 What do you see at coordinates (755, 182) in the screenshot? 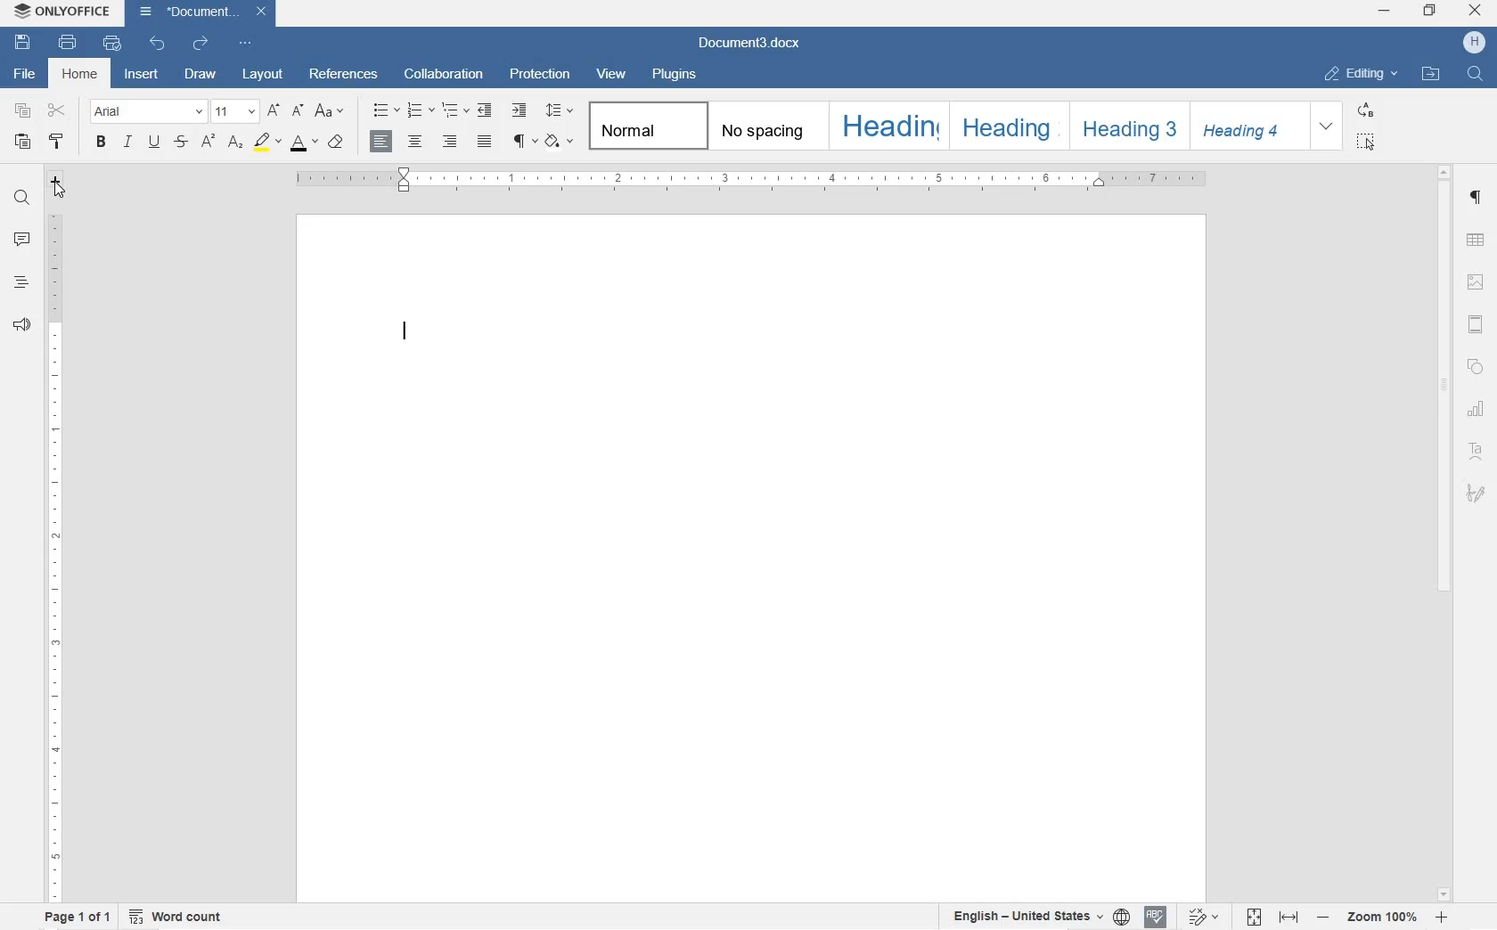
I see `RULER` at bounding box center [755, 182].